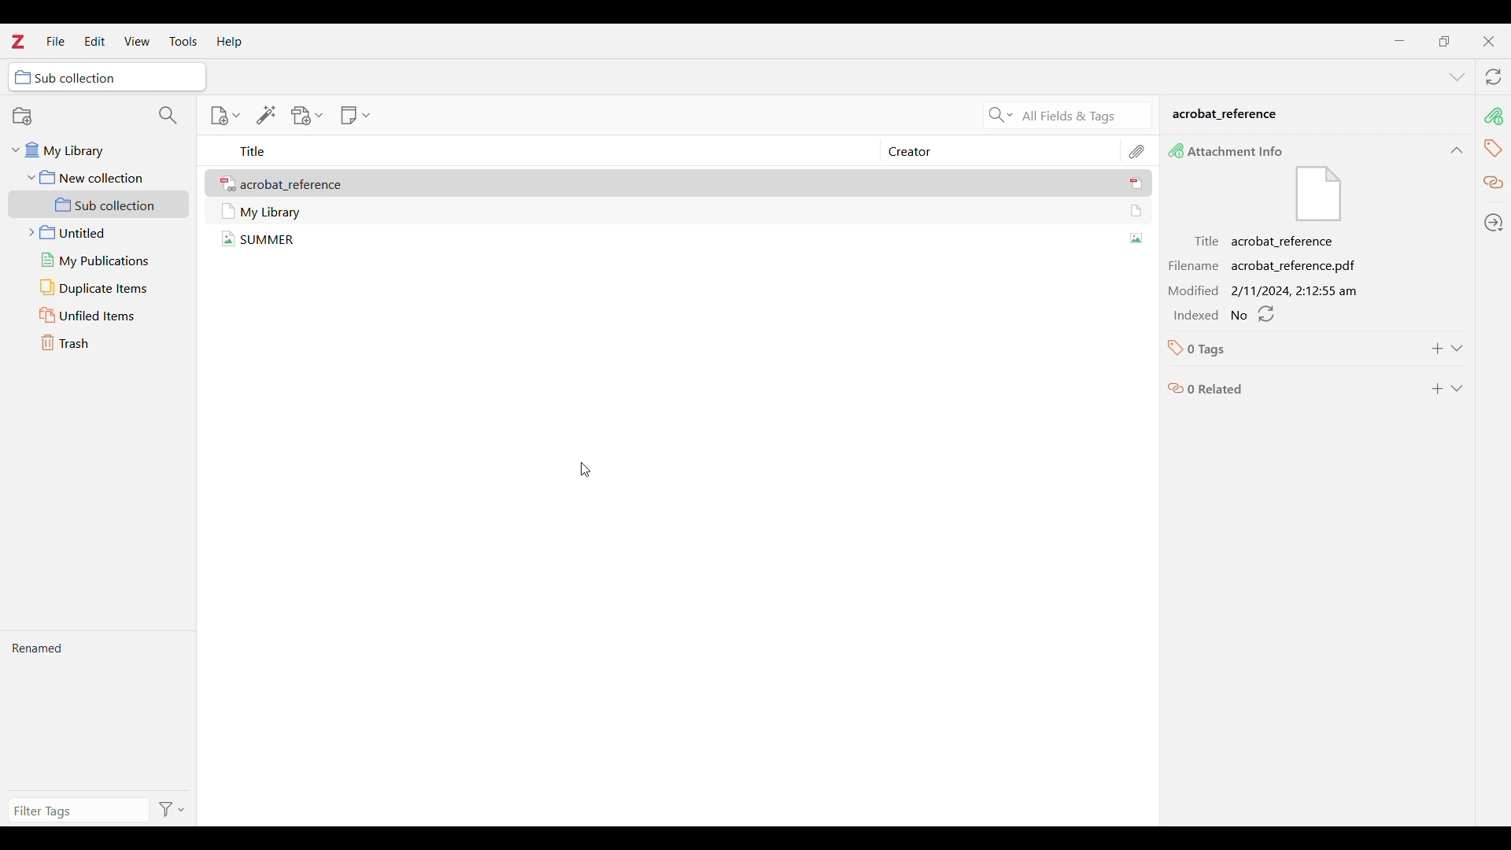 This screenshot has width=1511, height=850. Describe the element at coordinates (1267, 264) in the screenshot. I see `Filename acrobat reference.pdf` at that location.